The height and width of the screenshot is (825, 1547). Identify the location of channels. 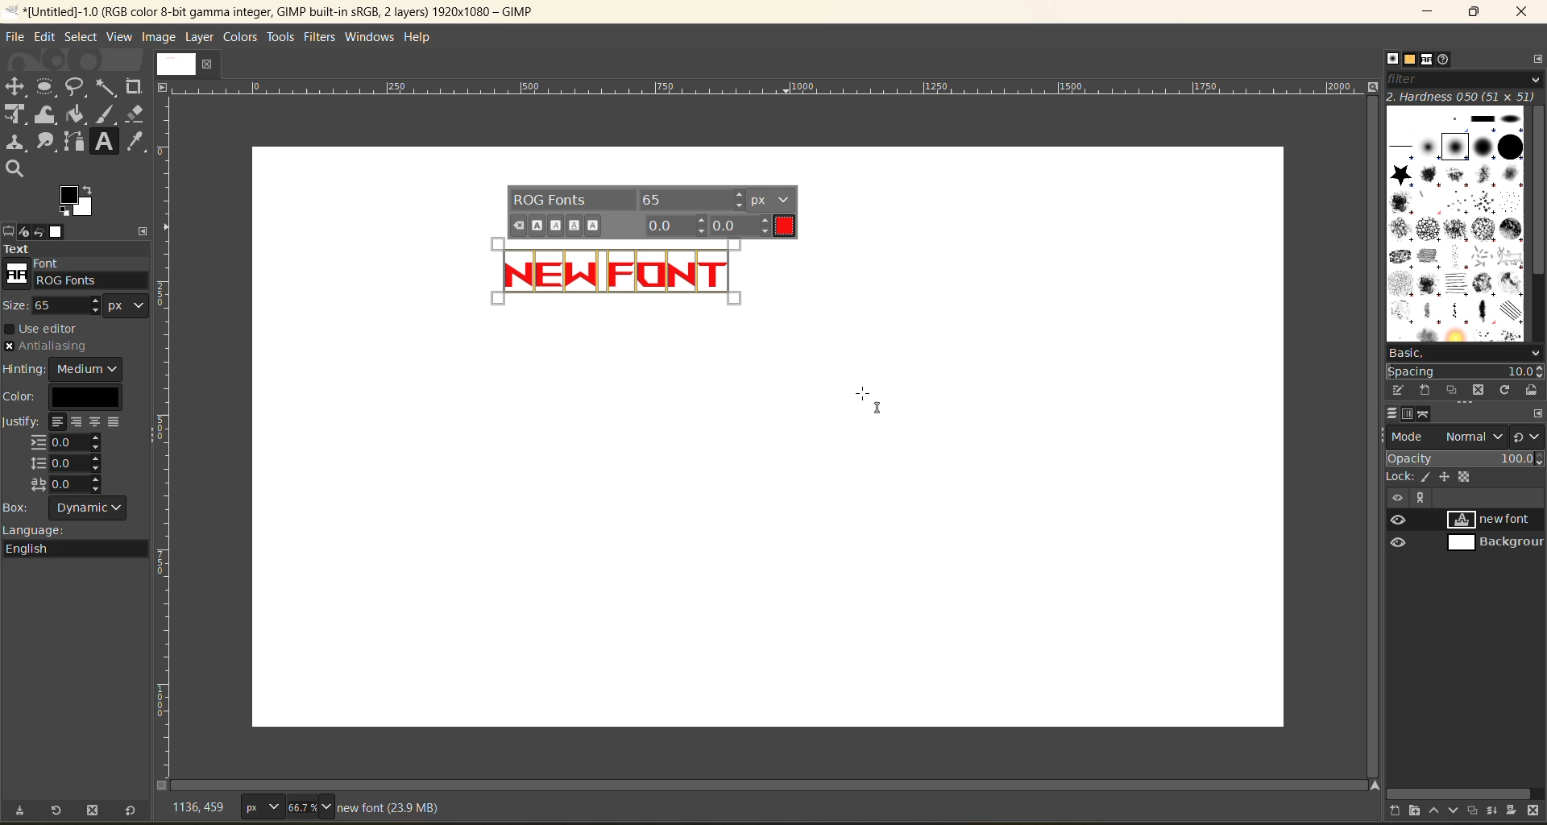
(1410, 416).